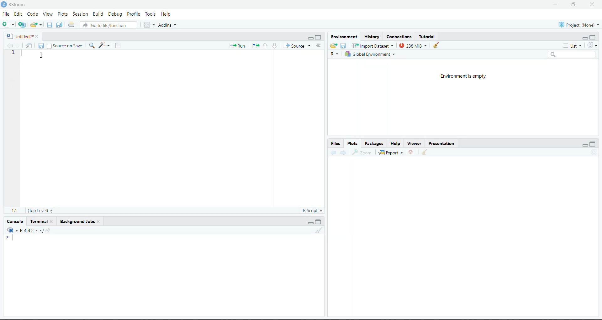 Image resolution: width=602 pixels, height=320 pixels. I want to click on refresh, so click(594, 152).